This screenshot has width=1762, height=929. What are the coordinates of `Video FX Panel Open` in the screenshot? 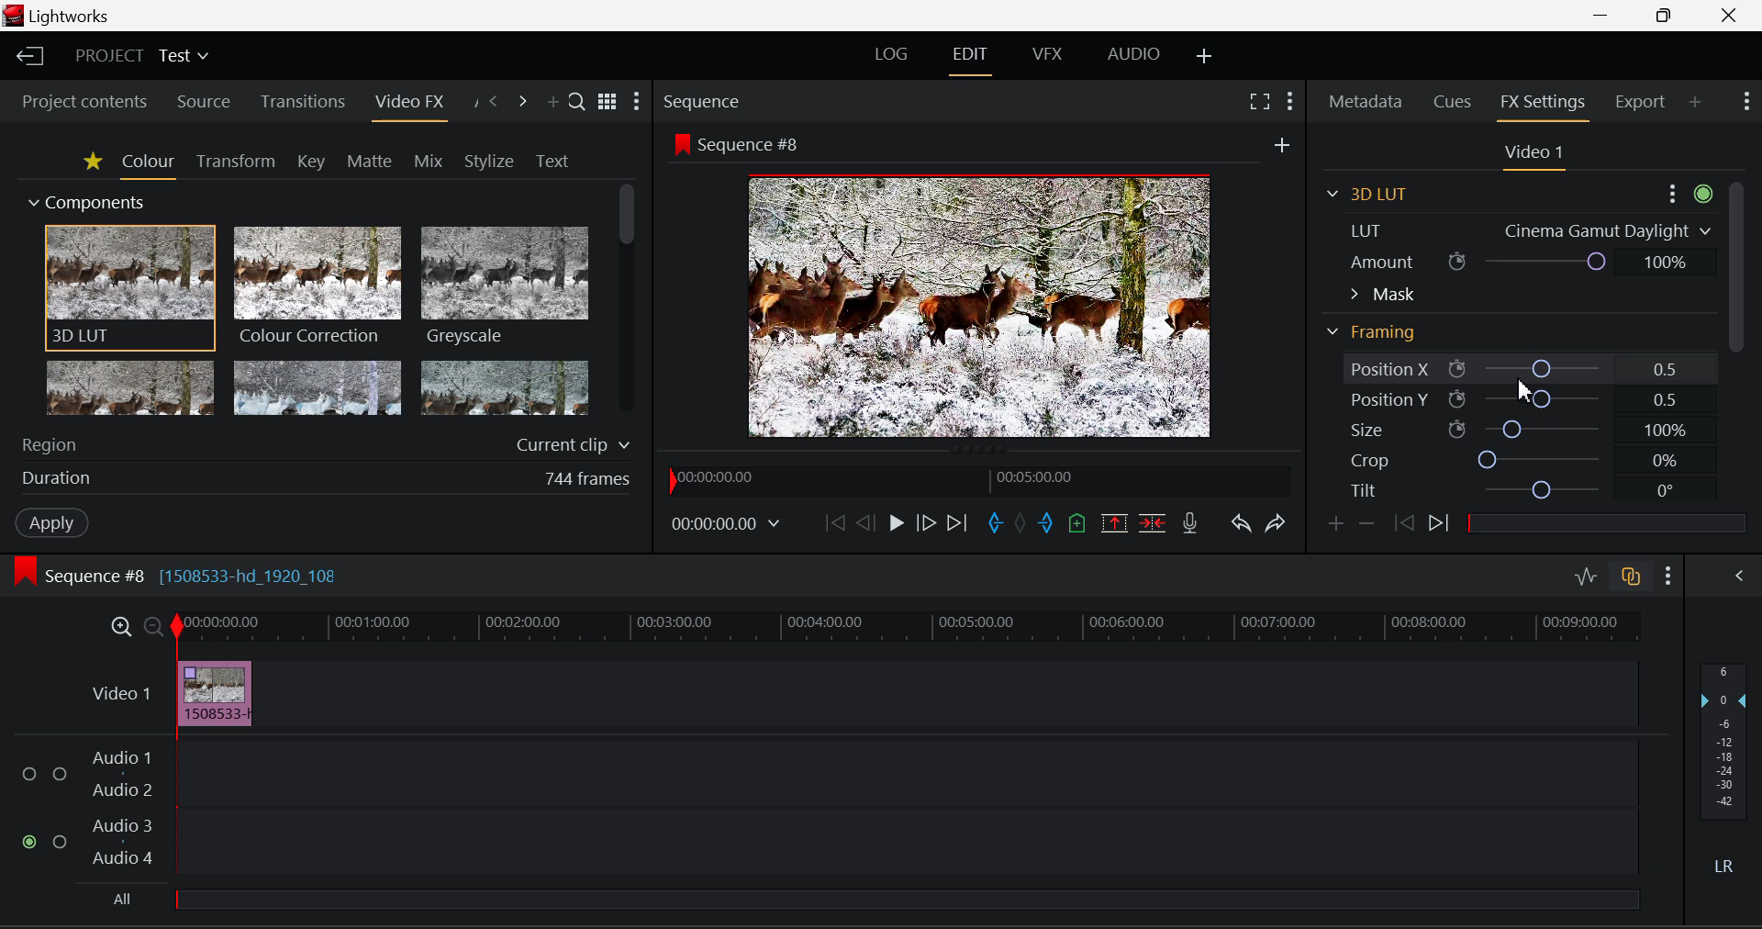 It's located at (411, 106).